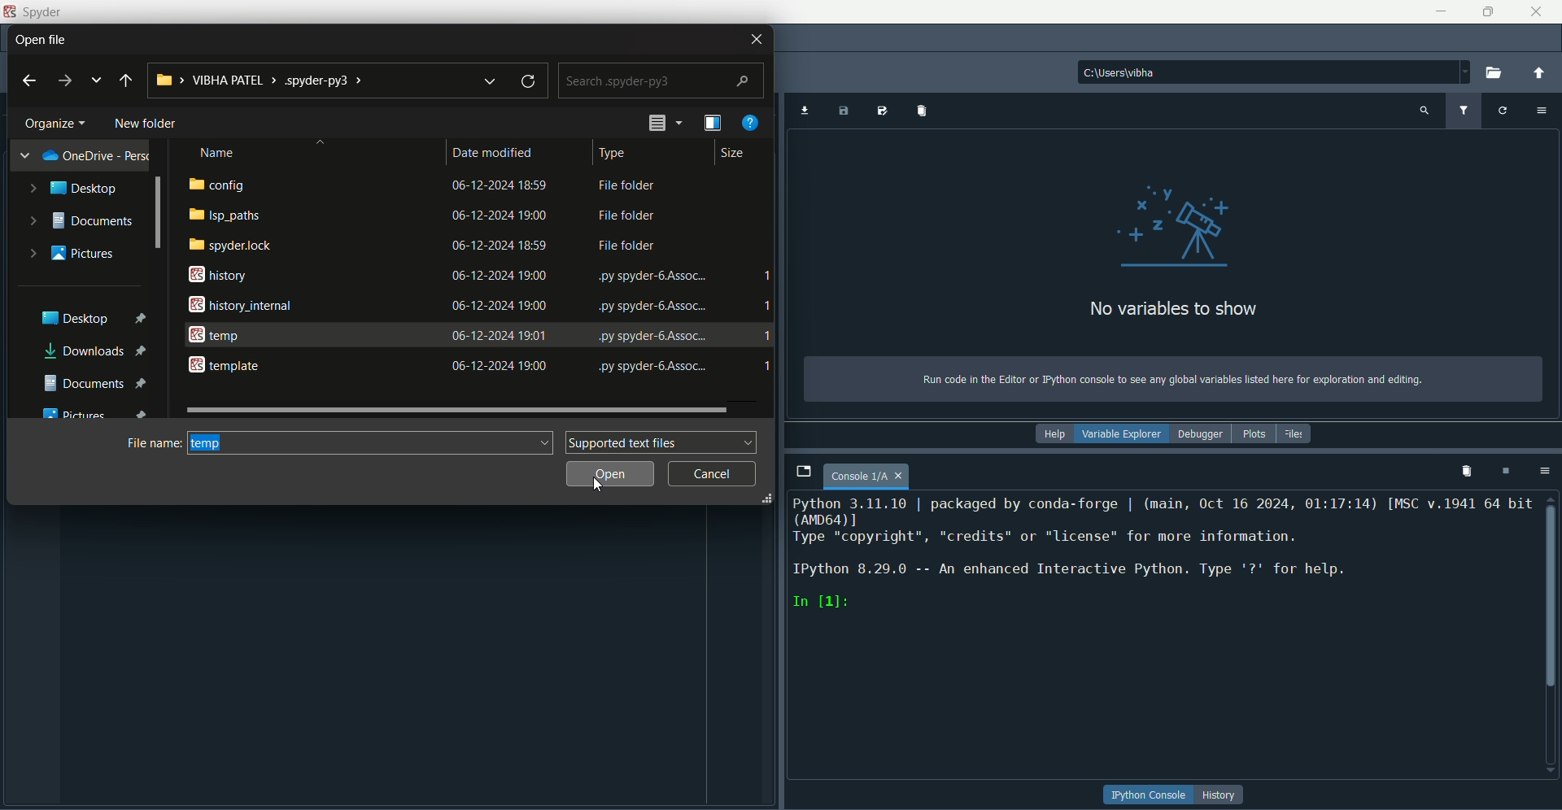  What do you see at coordinates (99, 352) in the screenshot?
I see `downloads` at bounding box center [99, 352].